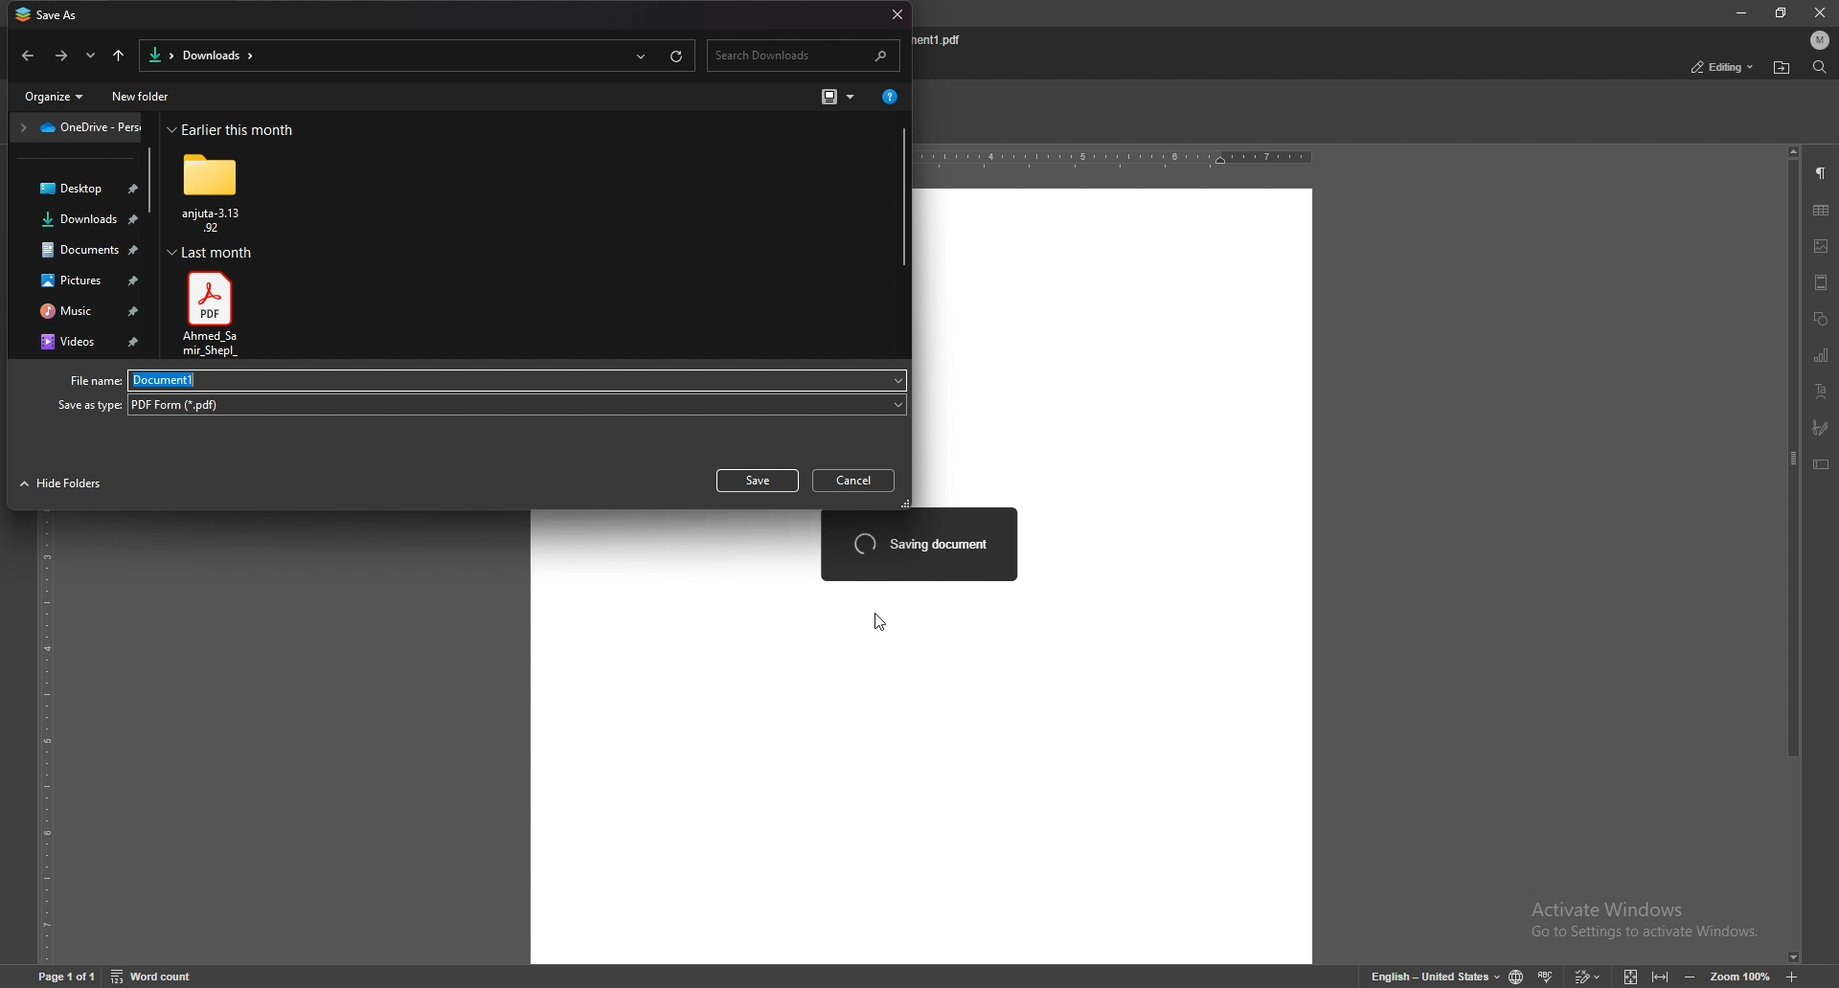 This screenshot has width=1839, height=988. I want to click on chart, so click(1822, 354).